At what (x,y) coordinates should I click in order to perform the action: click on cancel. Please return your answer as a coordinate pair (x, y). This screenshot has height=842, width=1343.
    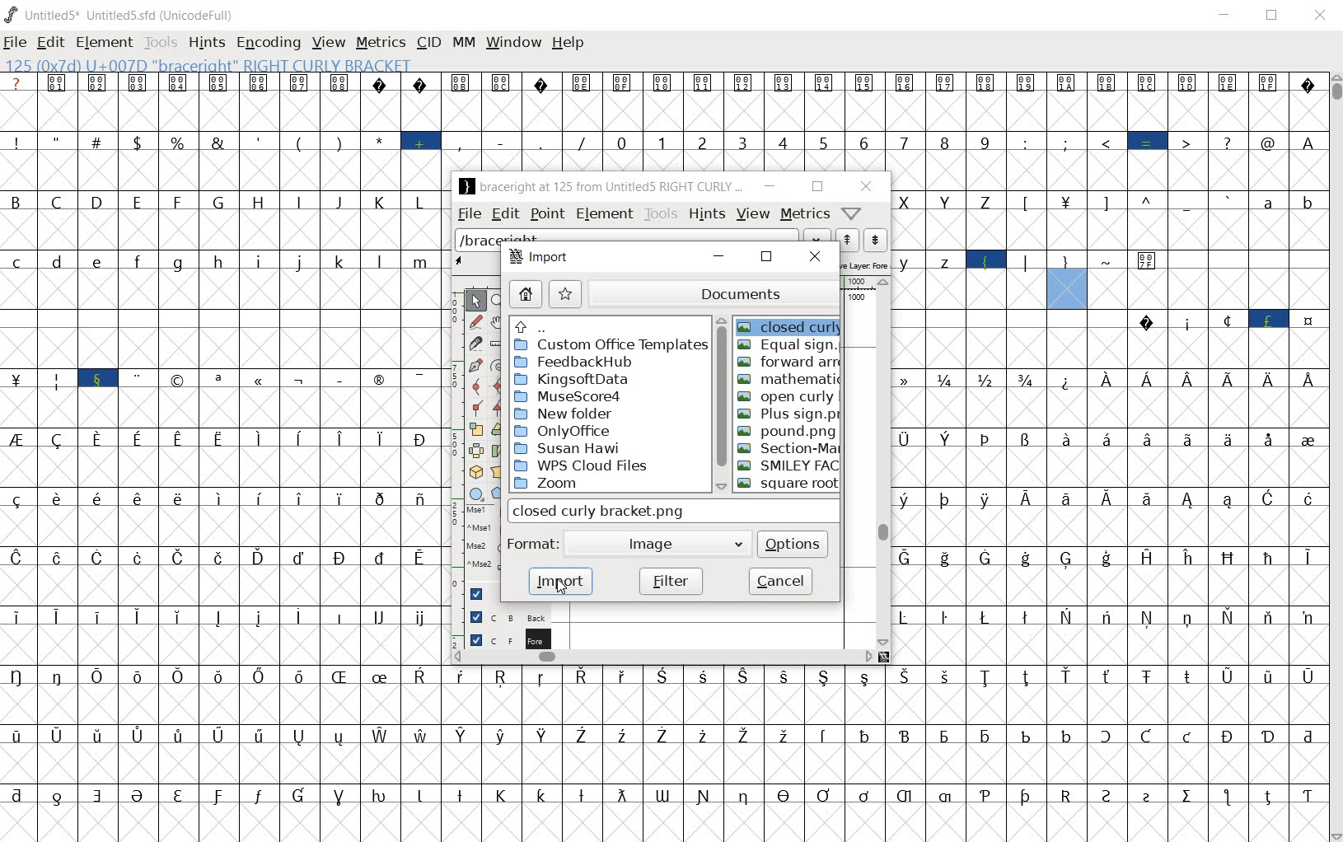
    Looking at the image, I should click on (782, 582).